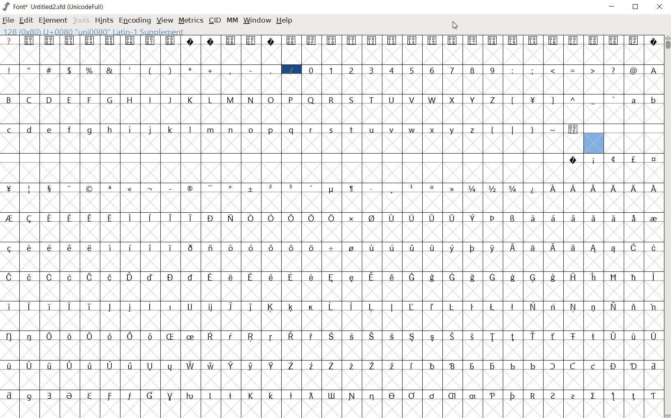 This screenshot has width=671, height=418. Describe the element at coordinates (332, 130) in the screenshot. I see `glyph` at that location.